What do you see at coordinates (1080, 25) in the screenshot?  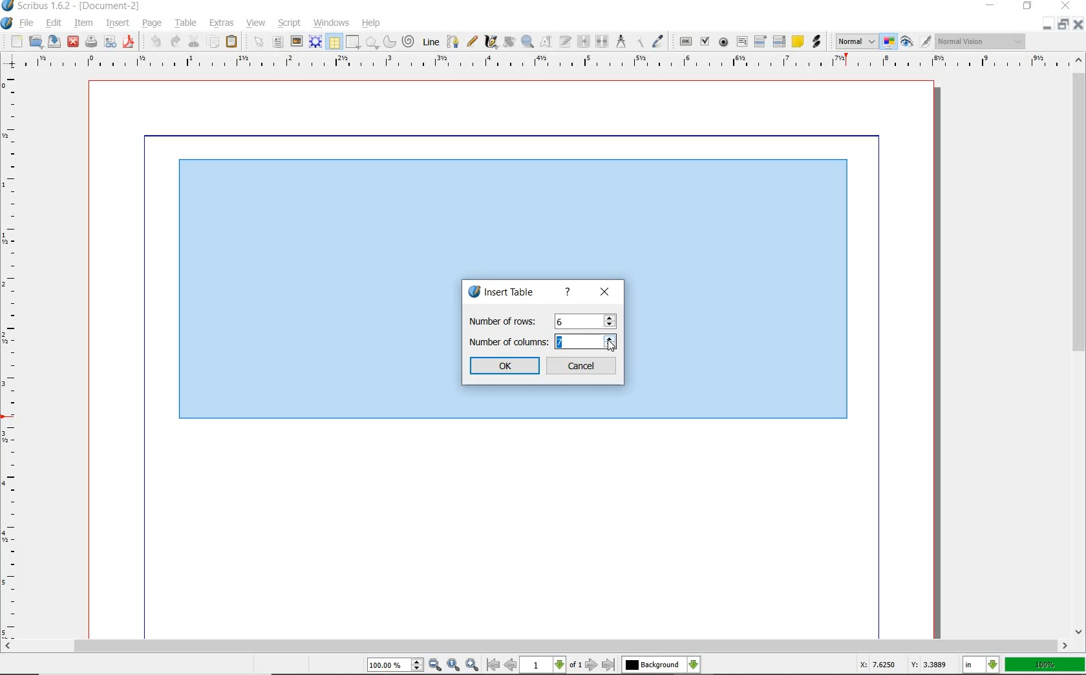 I see `close` at bounding box center [1080, 25].